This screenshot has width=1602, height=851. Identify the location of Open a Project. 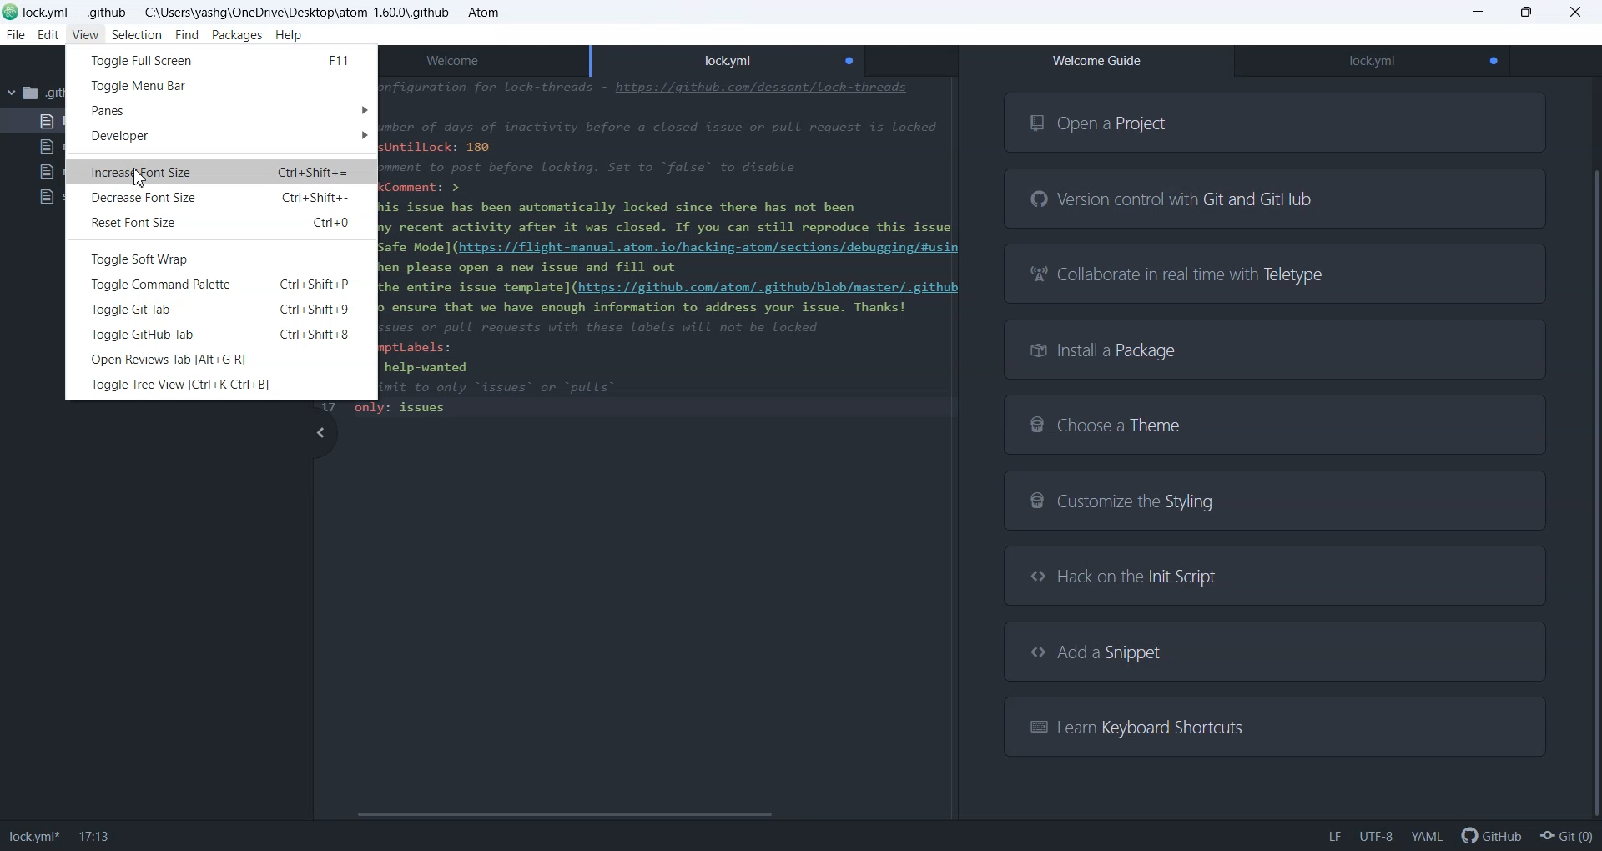
(1276, 122).